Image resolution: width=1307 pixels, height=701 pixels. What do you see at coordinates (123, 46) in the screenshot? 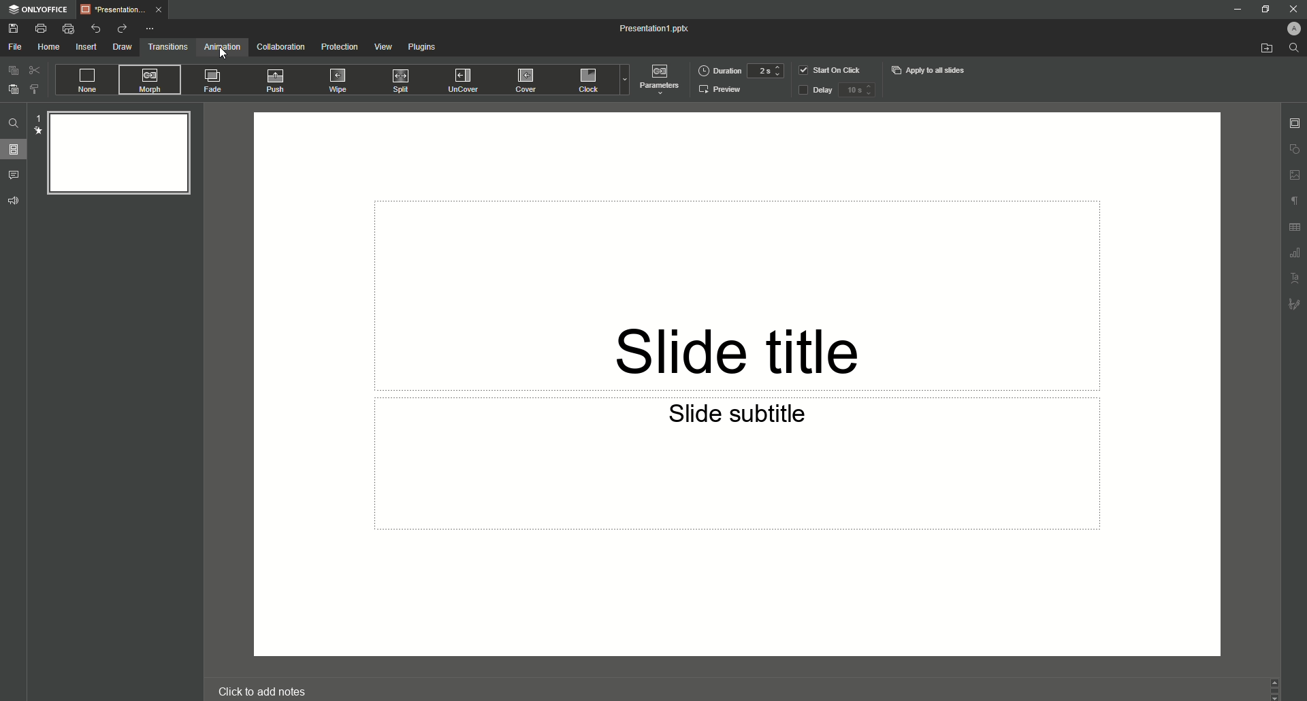
I see `Draw` at bounding box center [123, 46].